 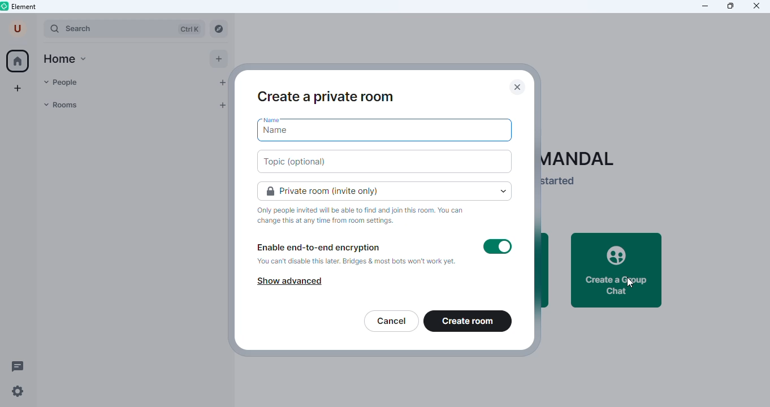 What do you see at coordinates (289, 282) in the screenshot?
I see `show advance` at bounding box center [289, 282].